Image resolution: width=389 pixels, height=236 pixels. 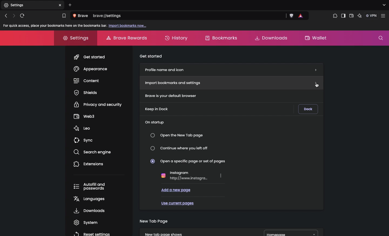 What do you see at coordinates (153, 221) in the screenshot?
I see `New tab page` at bounding box center [153, 221].